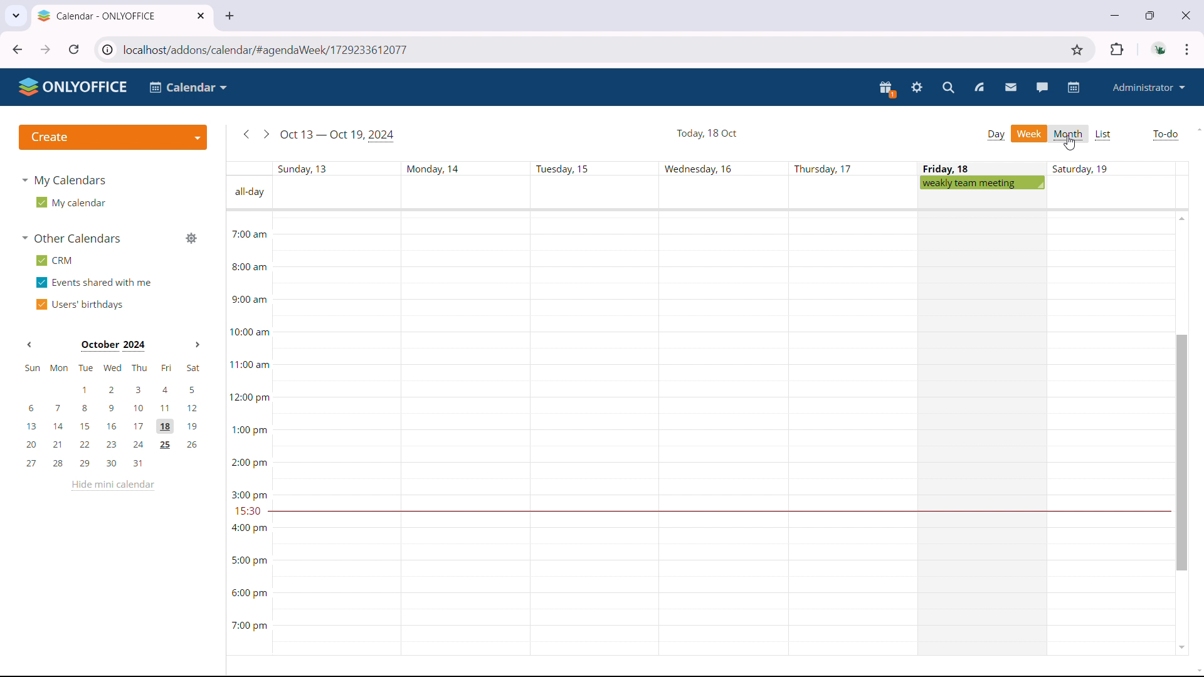 The width and height of the screenshot is (1204, 677). Describe the element at coordinates (1181, 648) in the screenshot. I see `scroll down in calendar` at that location.